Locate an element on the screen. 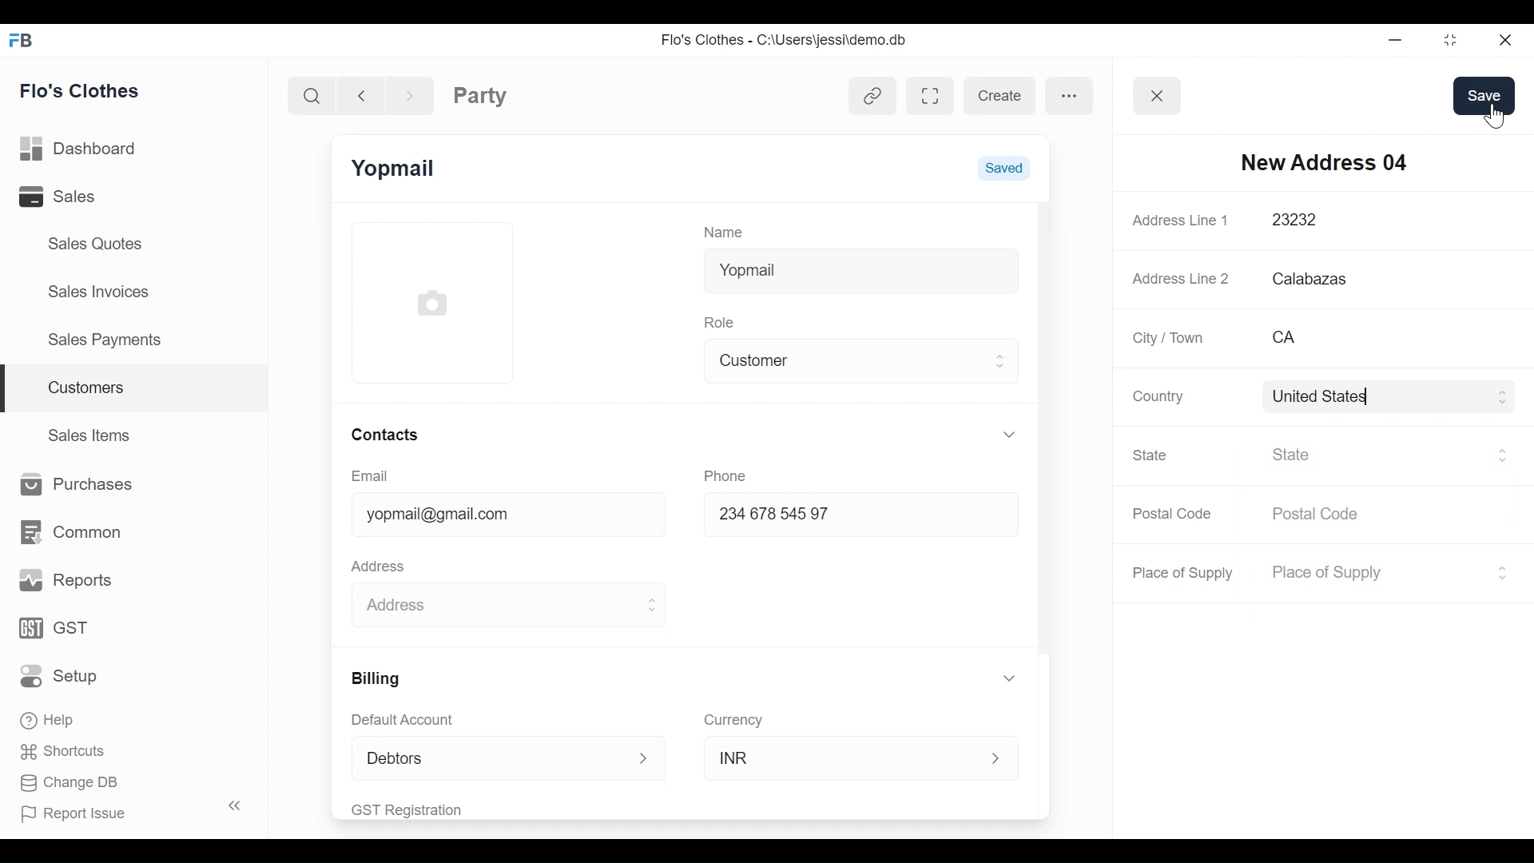  Place of Supply is located at coordinates (1373, 573).